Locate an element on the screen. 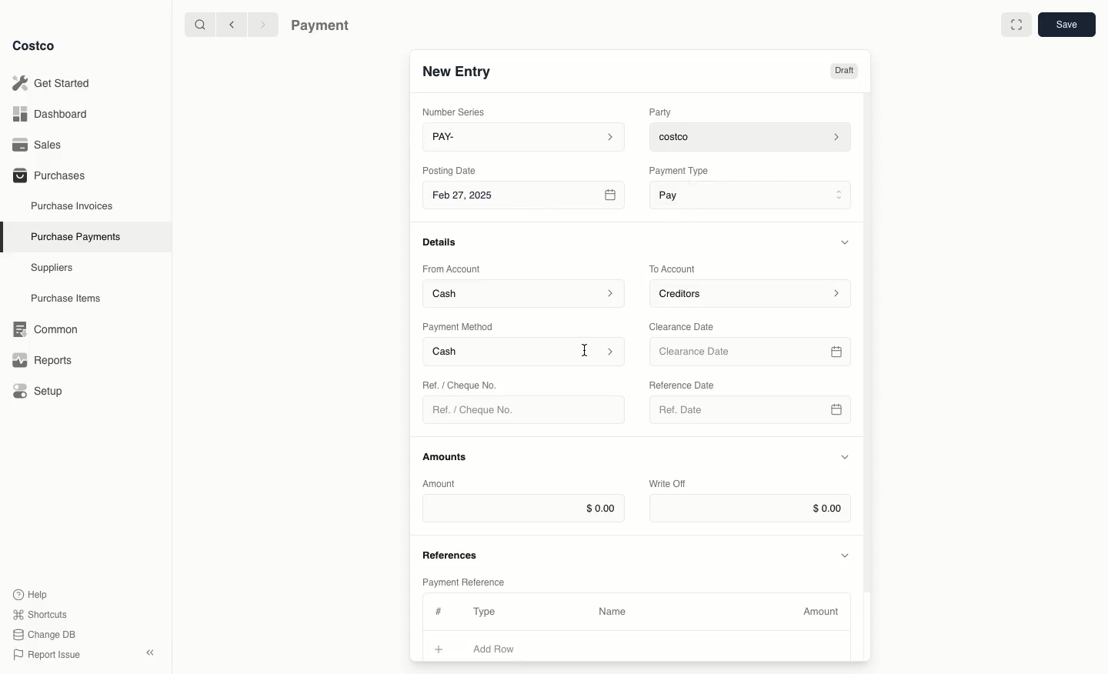  Posting Date is located at coordinates (451, 169).